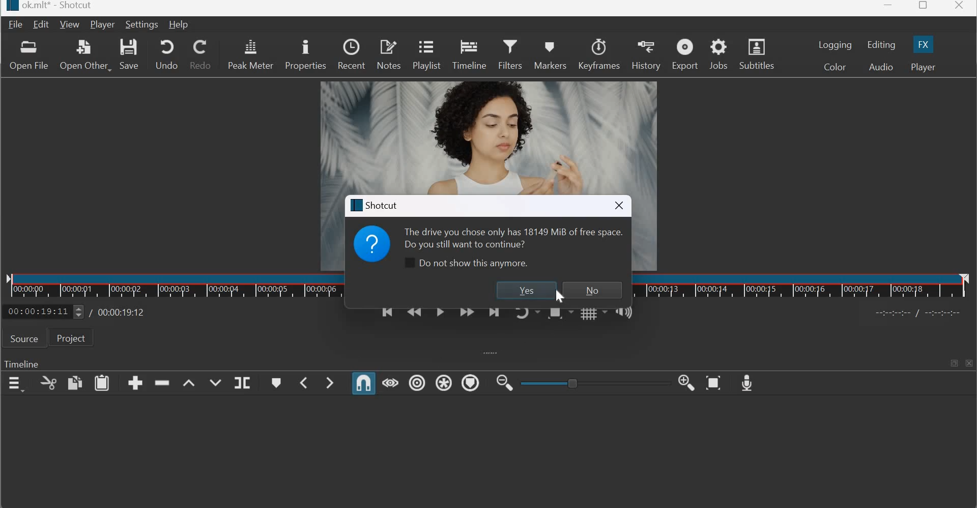  I want to click on close, so click(970, 363).